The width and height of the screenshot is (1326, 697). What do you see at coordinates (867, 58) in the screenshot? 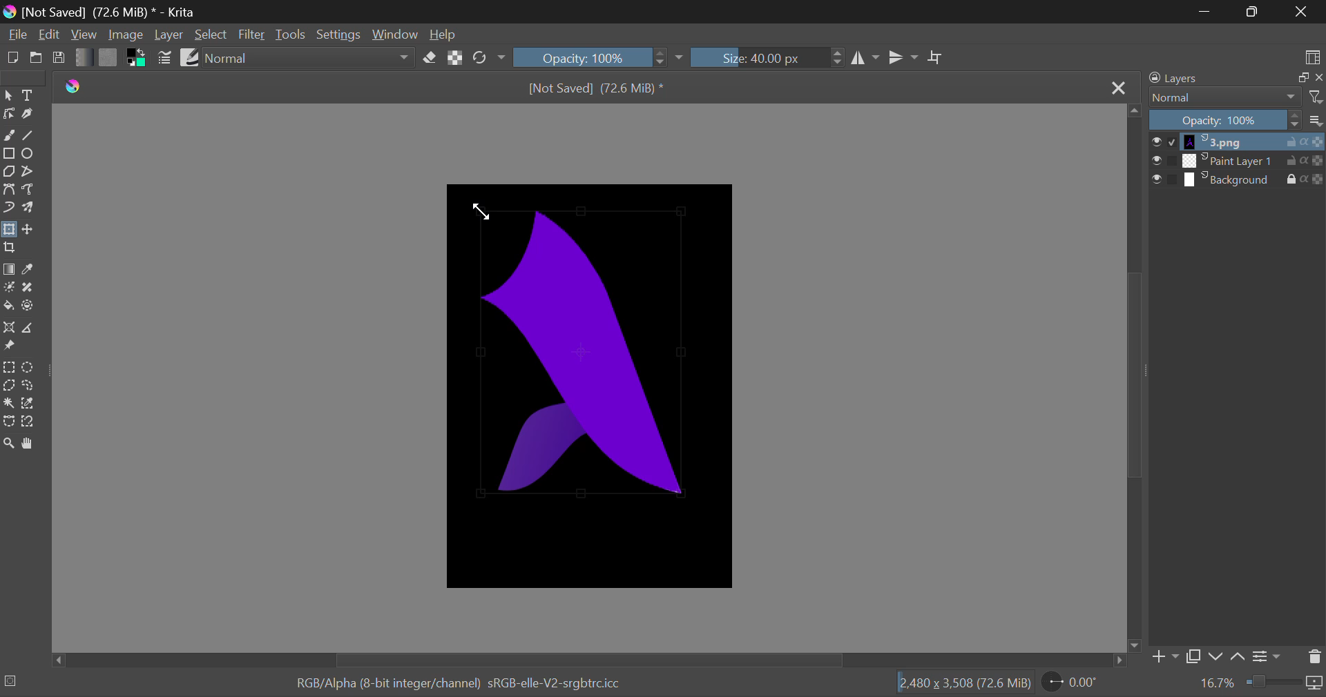
I see `Vertical Mirror Flip` at bounding box center [867, 58].